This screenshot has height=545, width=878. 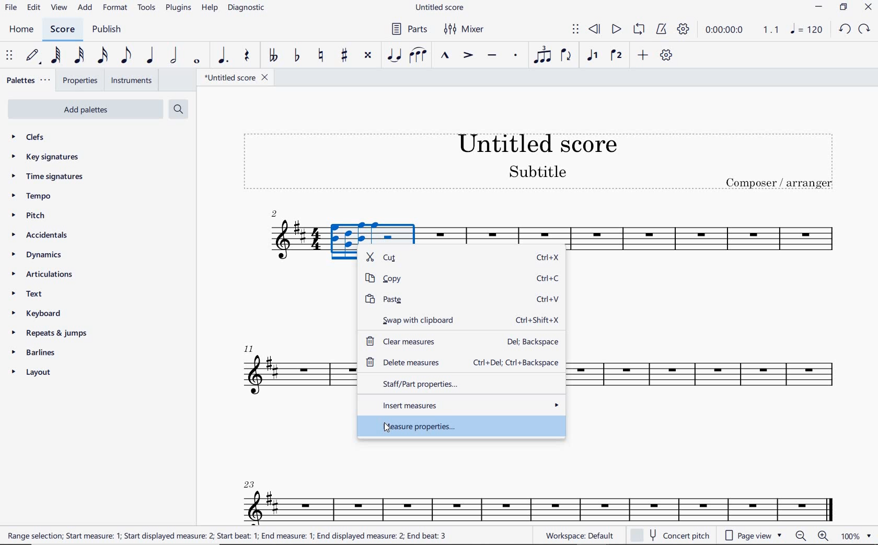 What do you see at coordinates (38, 215) in the screenshot?
I see `PITCH` at bounding box center [38, 215].